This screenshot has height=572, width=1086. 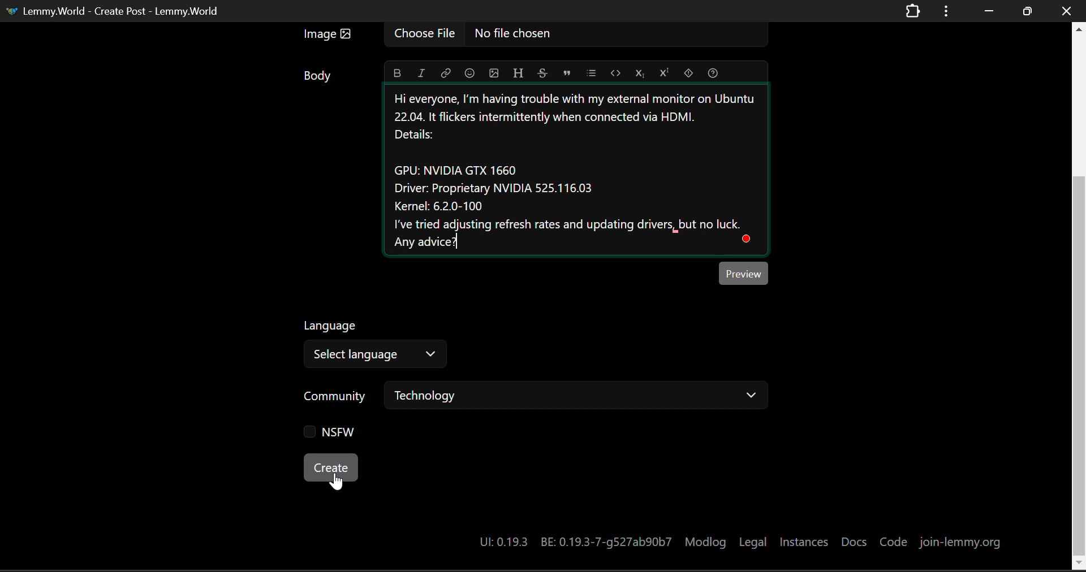 What do you see at coordinates (713, 72) in the screenshot?
I see `Formatting Help` at bounding box center [713, 72].